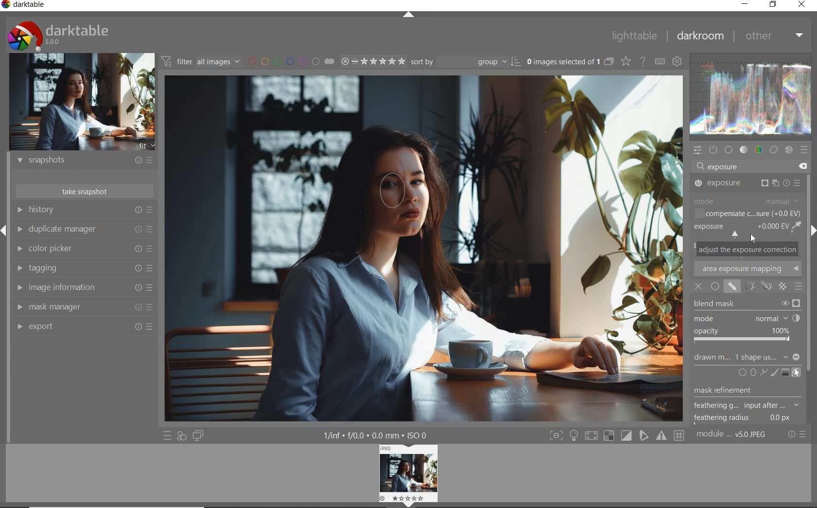 This screenshot has width=817, height=508. Describe the element at coordinates (729, 150) in the screenshot. I see `base` at that location.